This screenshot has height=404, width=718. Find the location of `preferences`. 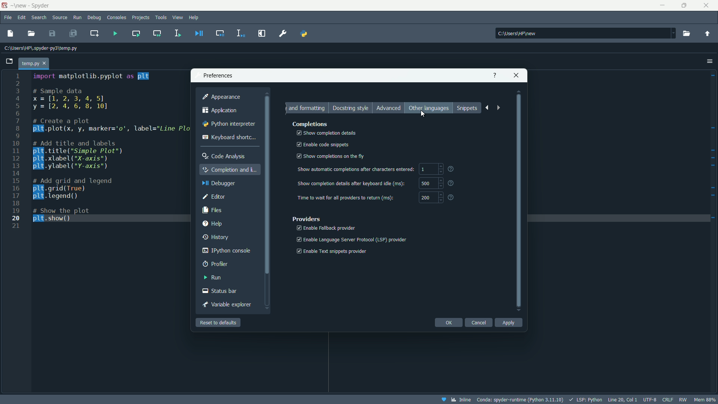

preferences is located at coordinates (218, 75).